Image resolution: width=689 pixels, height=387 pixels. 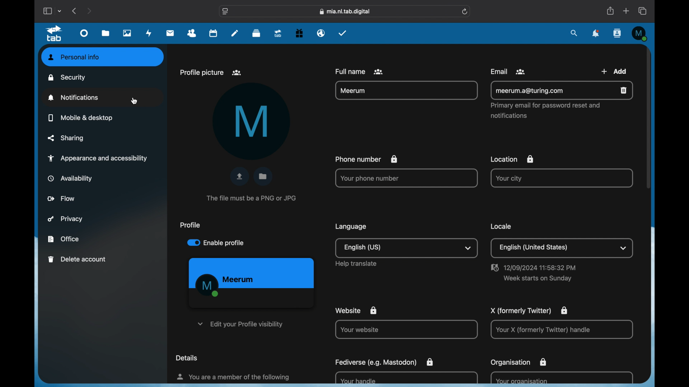 What do you see at coordinates (529, 310) in the screenshot?
I see `X` at bounding box center [529, 310].